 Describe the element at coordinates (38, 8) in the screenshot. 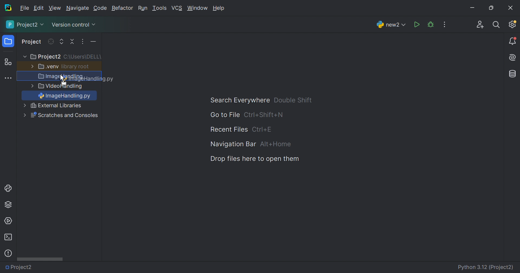

I see `Edit` at that location.